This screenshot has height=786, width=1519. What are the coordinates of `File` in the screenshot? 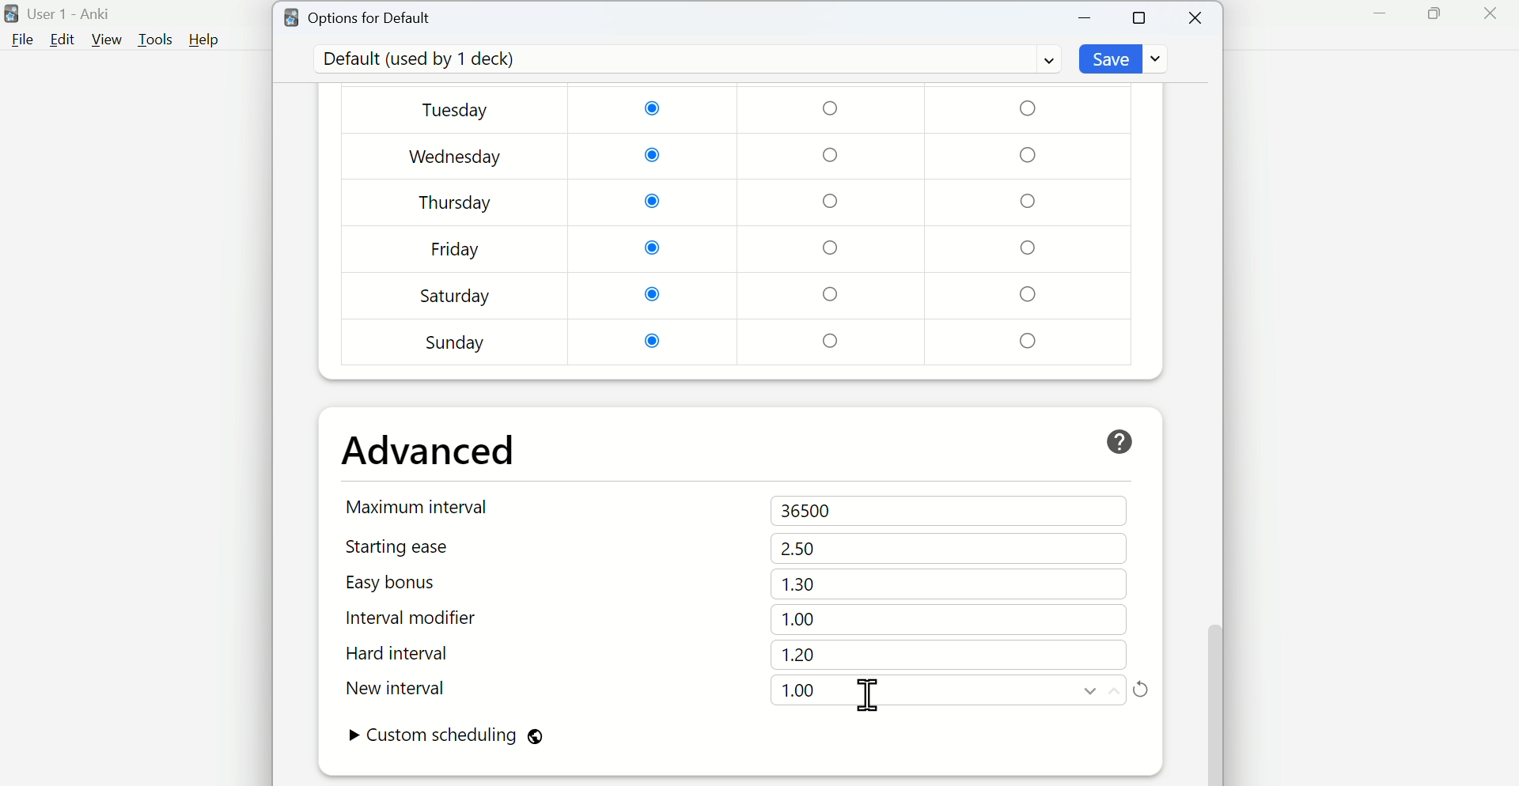 It's located at (20, 40).